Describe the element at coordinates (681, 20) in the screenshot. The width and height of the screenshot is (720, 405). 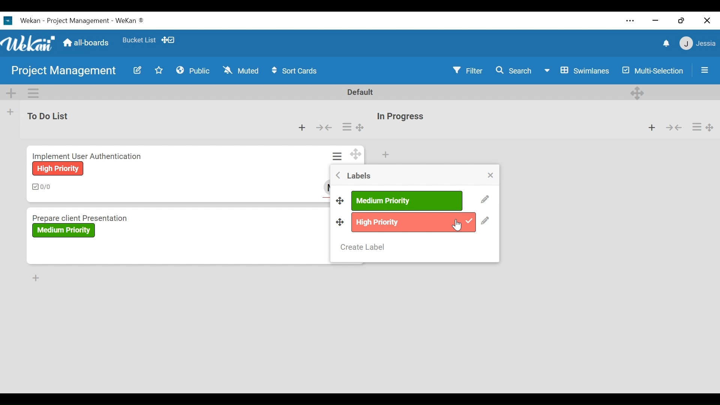
I see `restore` at that location.